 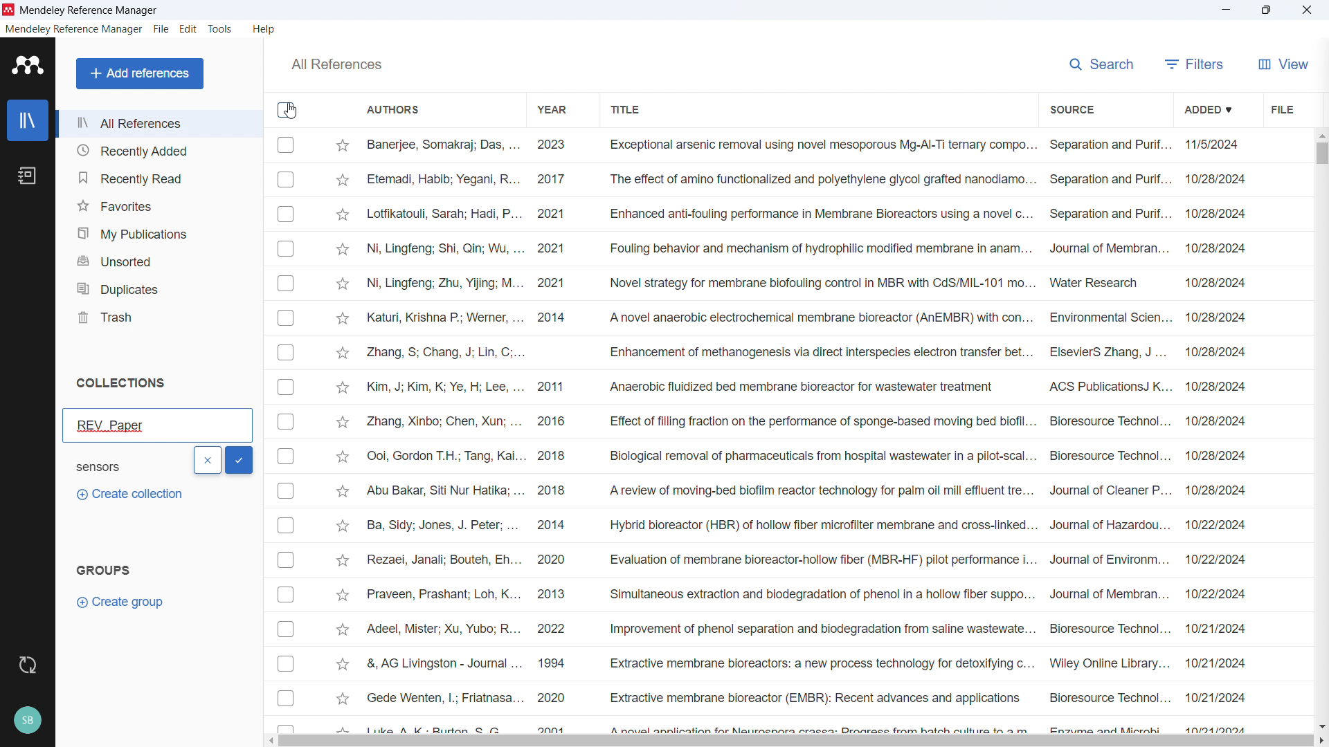 What do you see at coordinates (1321, 741) in the screenshot?
I see `Scroll right ` at bounding box center [1321, 741].